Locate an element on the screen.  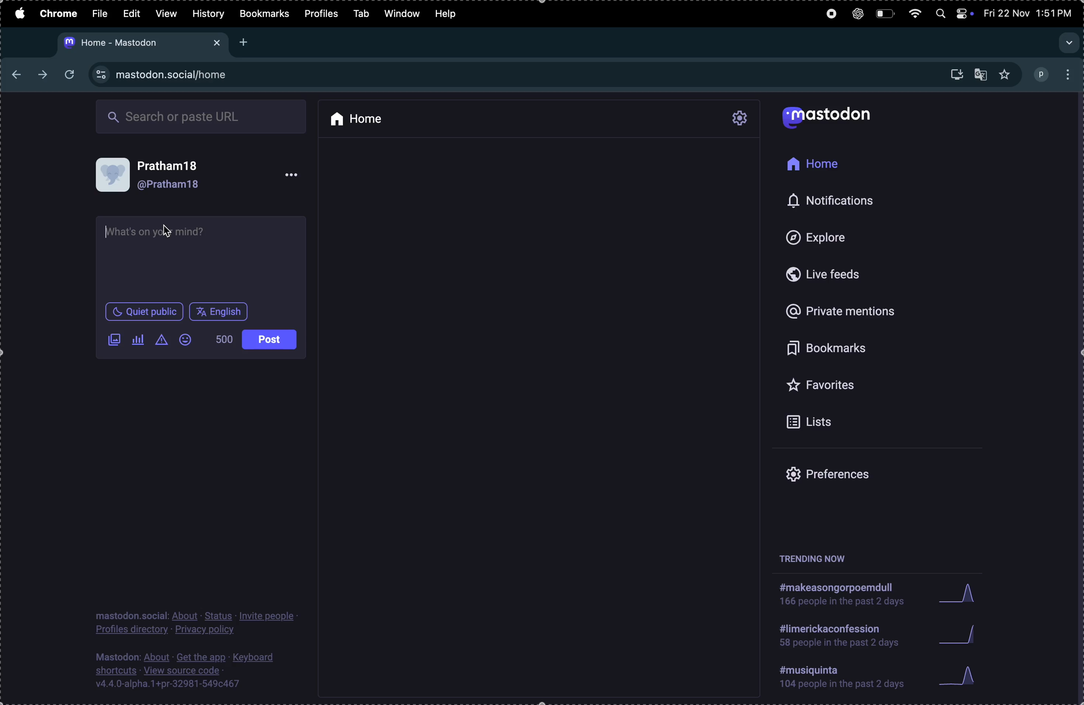
content warning is located at coordinates (159, 340).